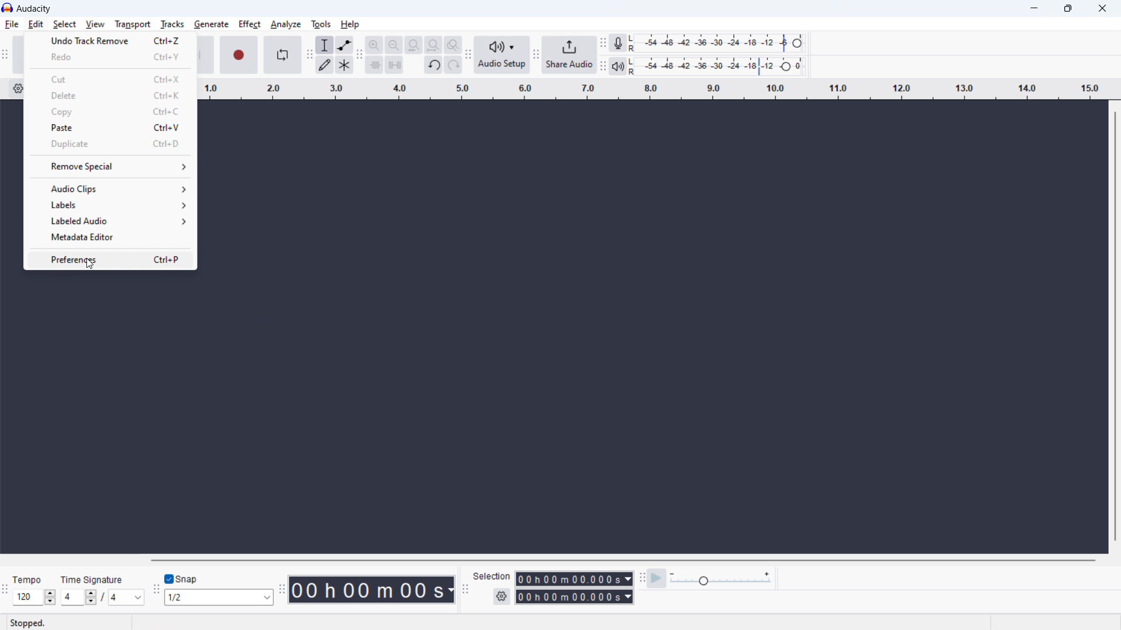 The image size is (1121, 630). What do you see at coordinates (618, 66) in the screenshot?
I see `playback meter` at bounding box center [618, 66].